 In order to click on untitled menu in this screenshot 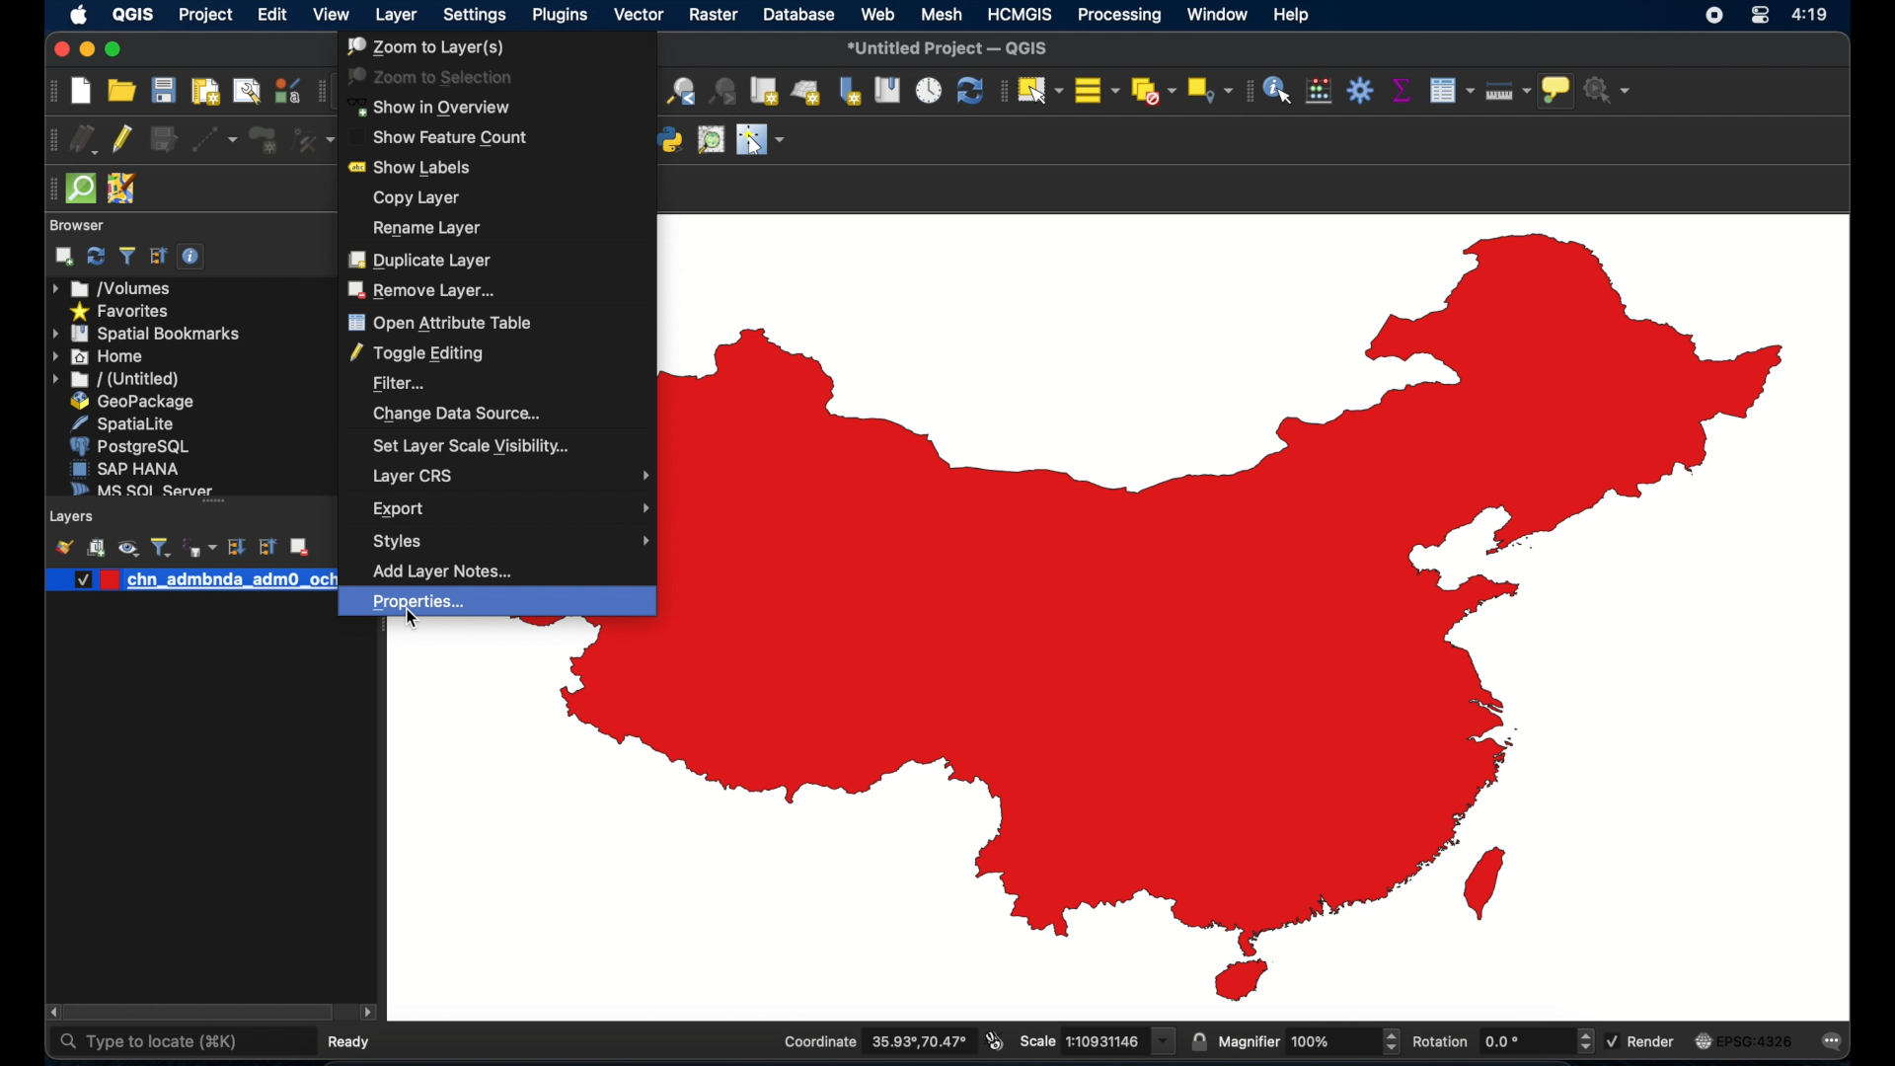, I will do `click(114, 379)`.